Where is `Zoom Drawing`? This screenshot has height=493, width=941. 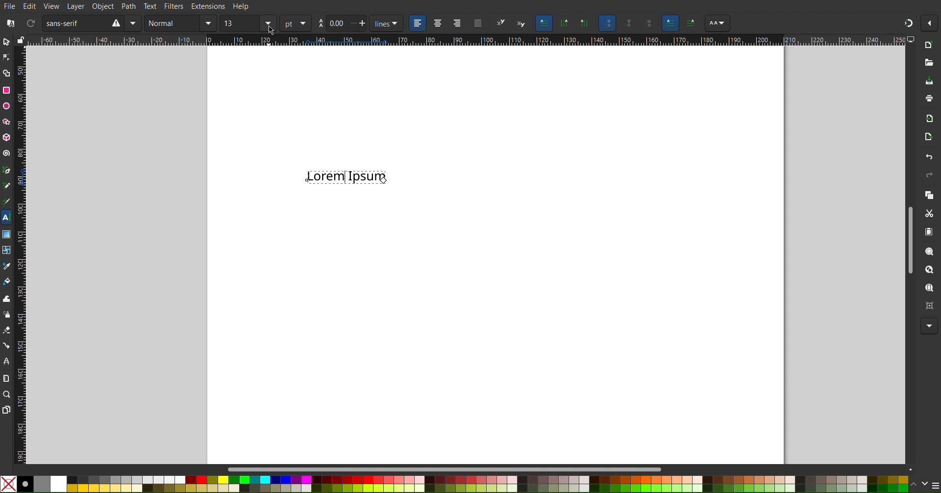
Zoom Drawing is located at coordinates (929, 270).